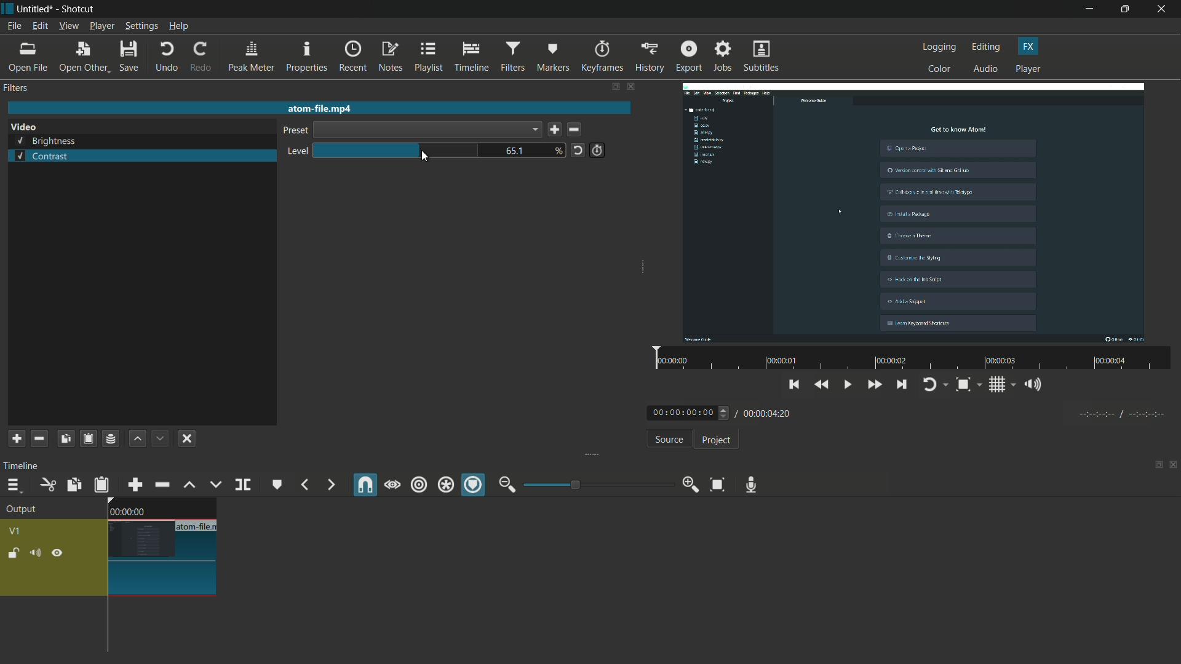 This screenshot has width=1181, height=664. I want to click on lock track, so click(15, 553).